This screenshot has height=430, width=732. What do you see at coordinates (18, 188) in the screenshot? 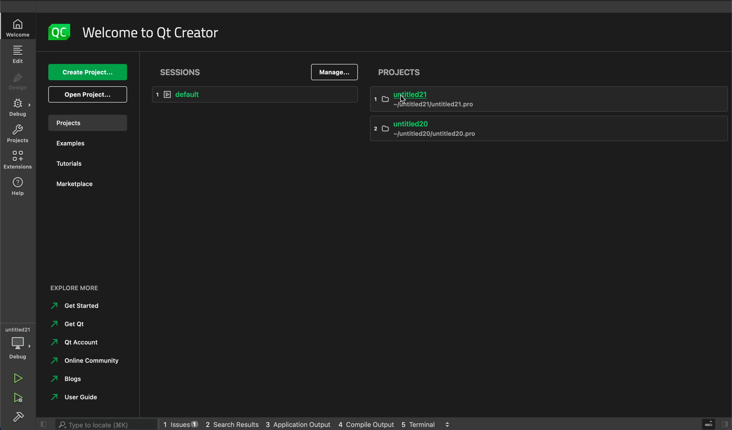
I see `help` at bounding box center [18, 188].